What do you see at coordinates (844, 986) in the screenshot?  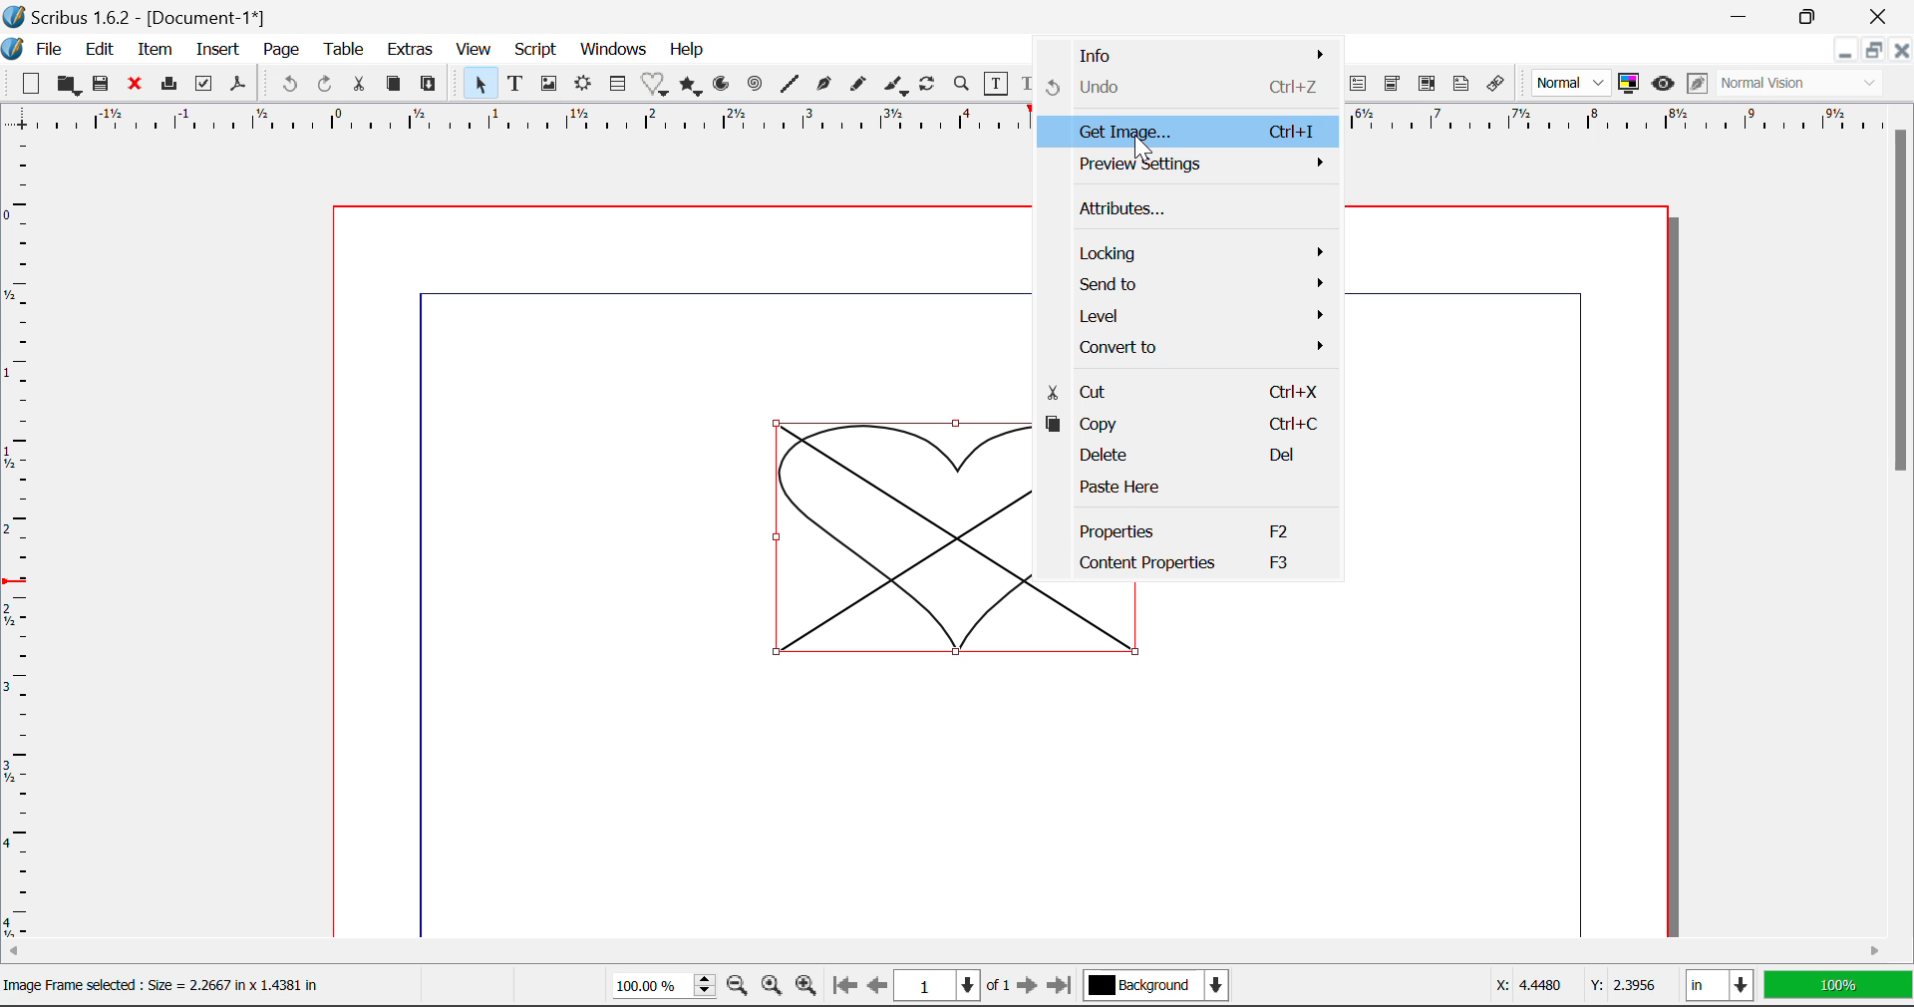 I see `First Page` at bounding box center [844, 986].